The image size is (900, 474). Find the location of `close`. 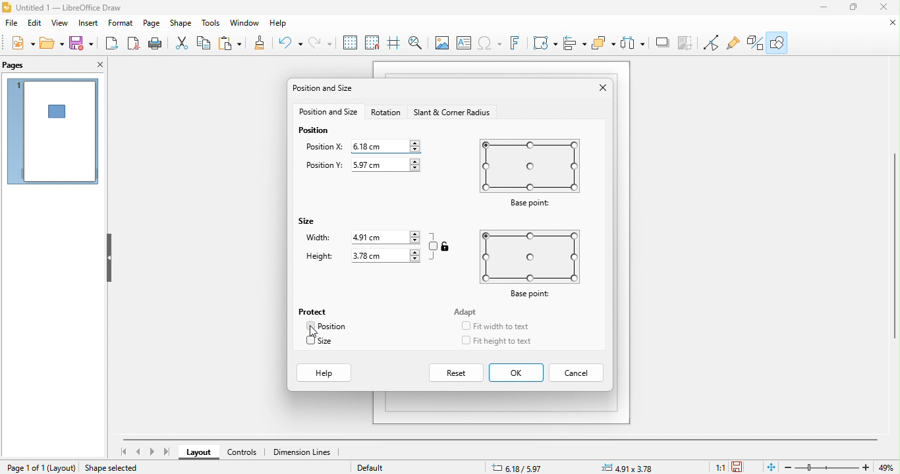

close is located at coordinates (883, 7).